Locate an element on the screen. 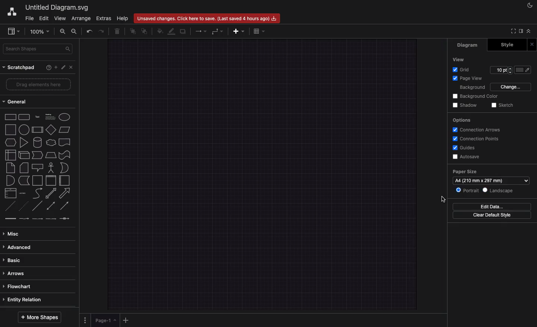  Paper size is located at coordinates (491, 175).